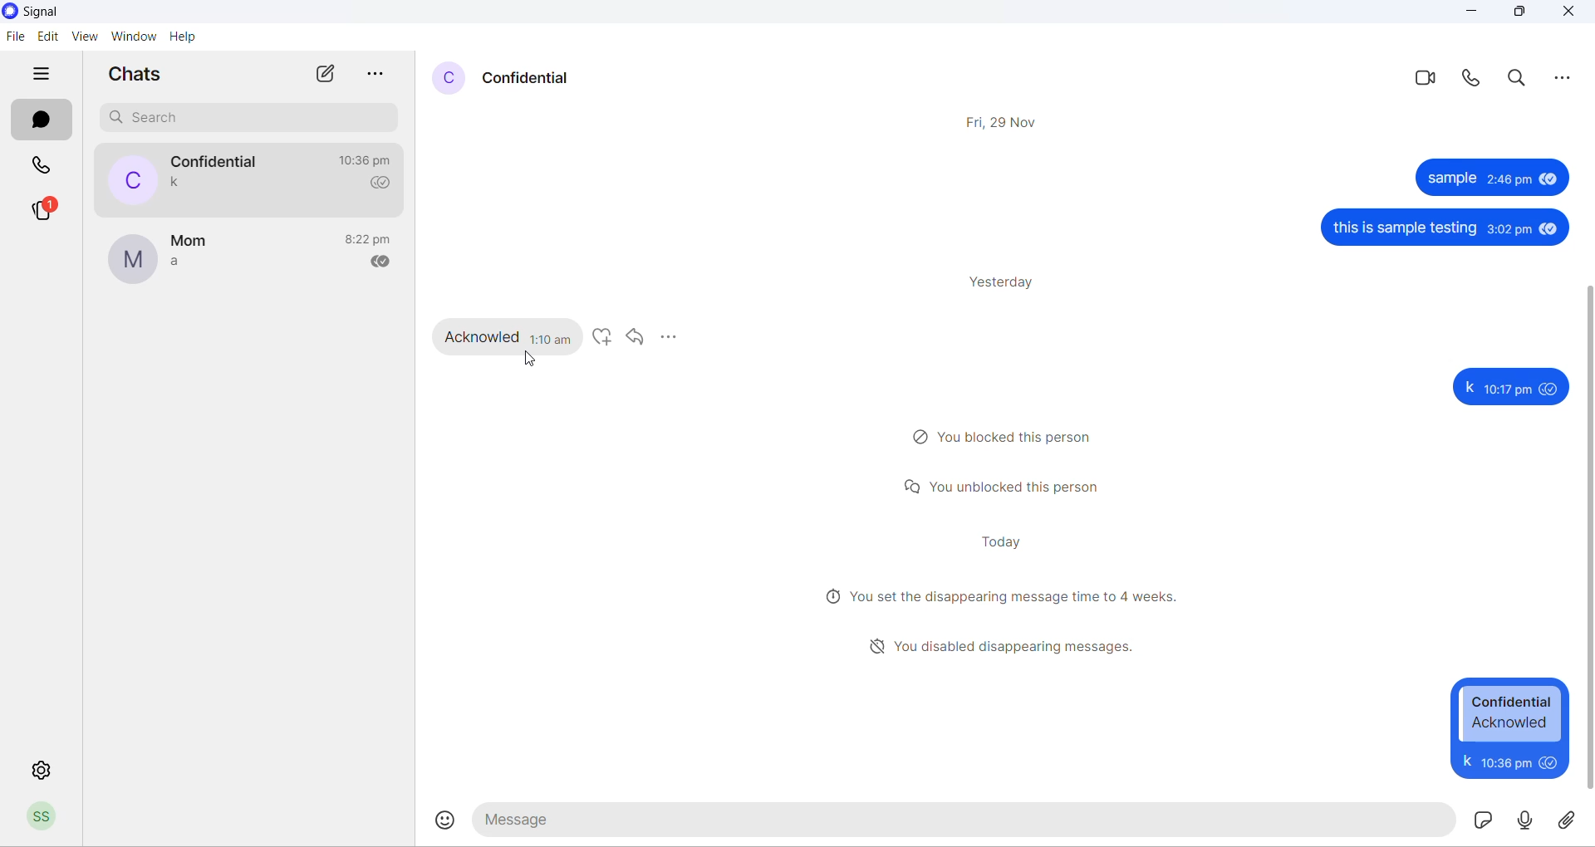 This screenshot has height=847, width=1595. Describe the element at coordinates (44, 212) in the screenshot. I see `stories` at that location.